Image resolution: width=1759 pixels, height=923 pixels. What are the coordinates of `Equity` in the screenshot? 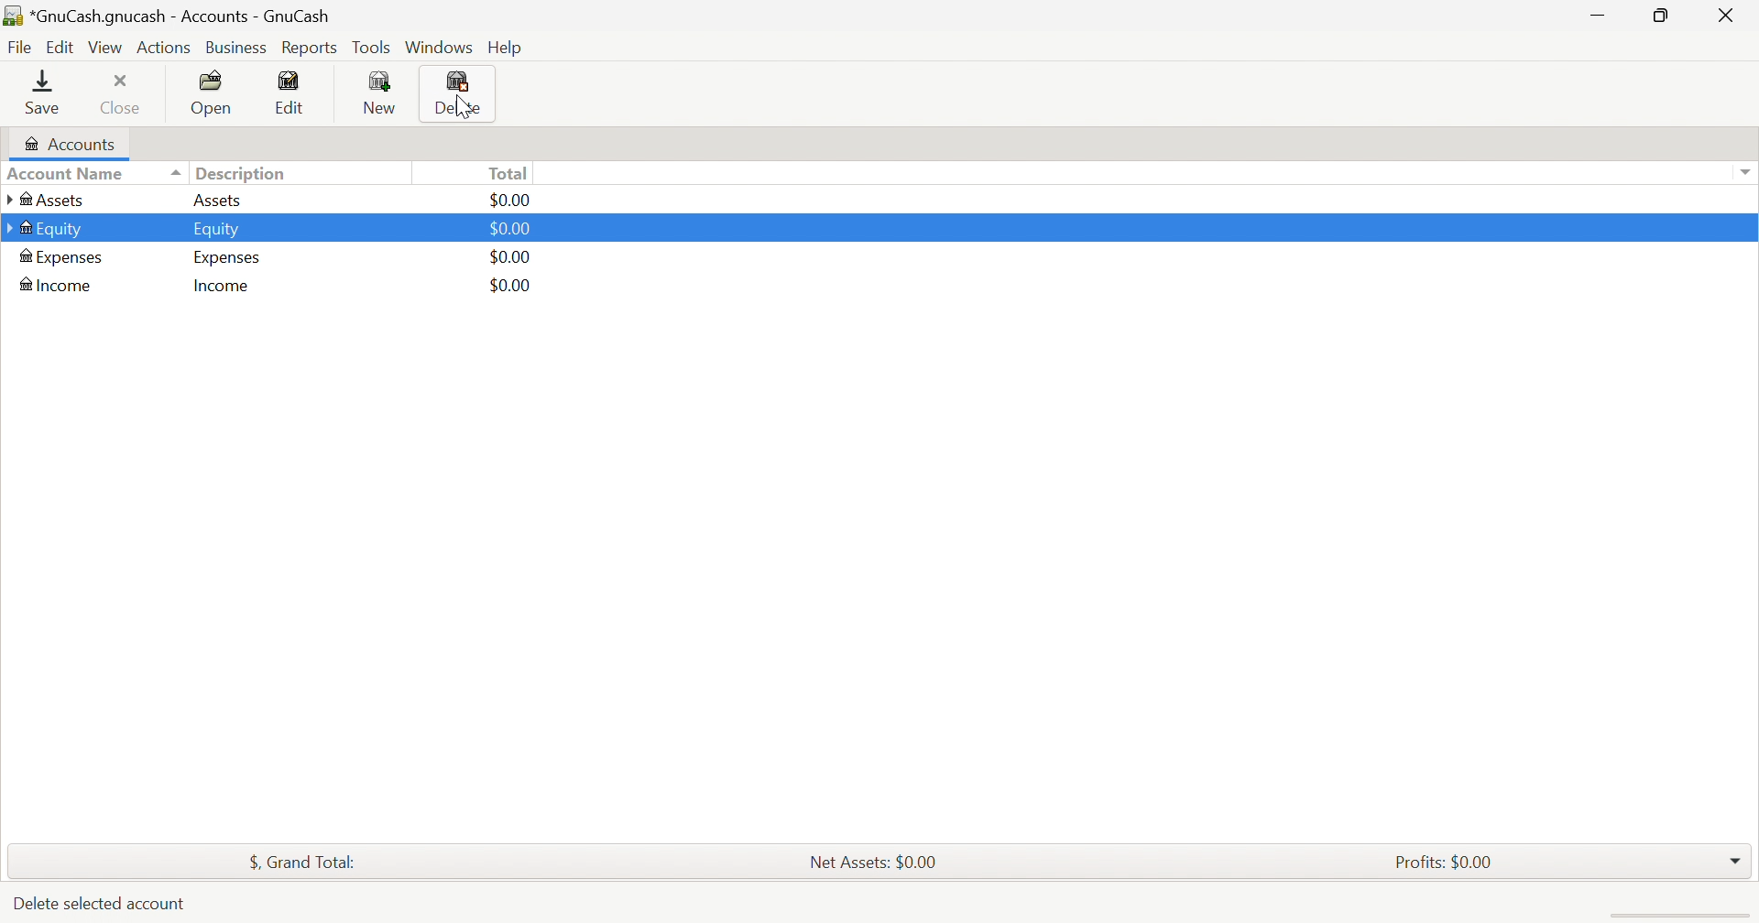 It's located at (218, 227).